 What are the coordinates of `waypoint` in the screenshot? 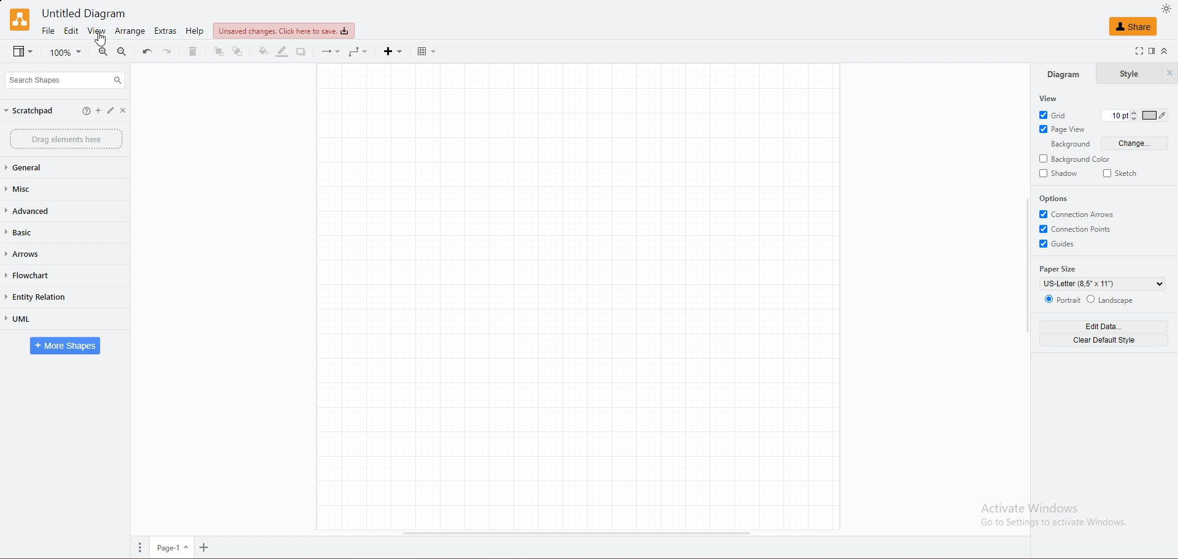 It's located at (360, 52).